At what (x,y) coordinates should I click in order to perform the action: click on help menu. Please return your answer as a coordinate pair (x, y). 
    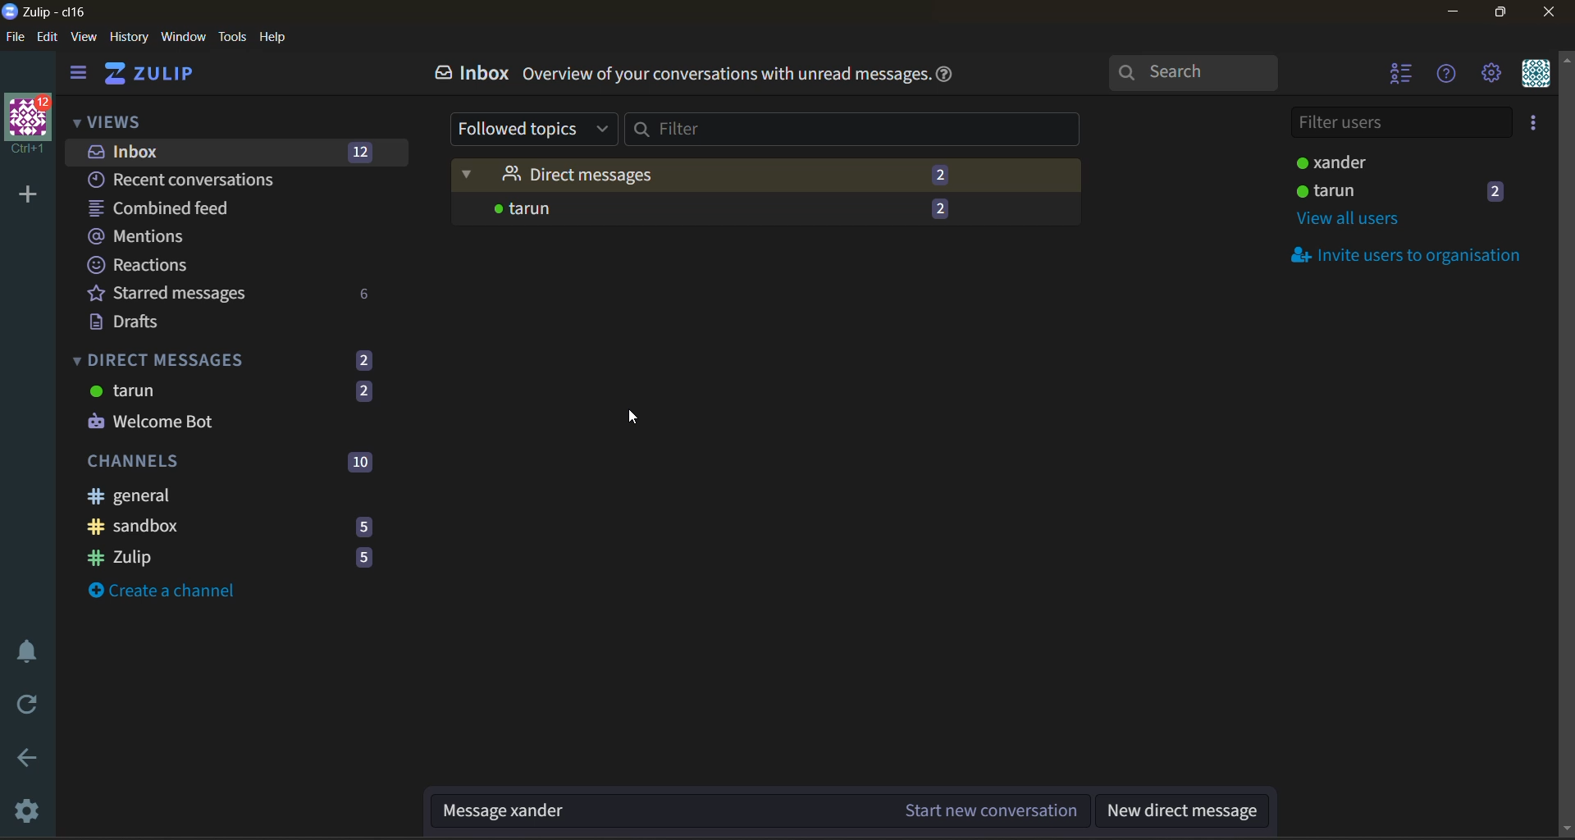
    Looking at the image, I should click on (1449, 73).